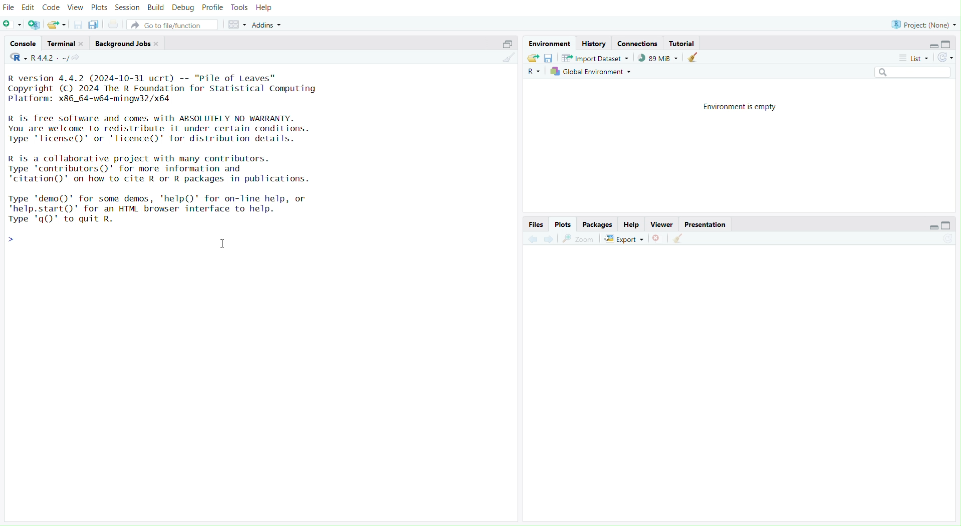 The height and width of the screenshot is (526, 961). Describe the element at coordinates (126, 44) in the screenshot. I see `Background Jobs` at that location.